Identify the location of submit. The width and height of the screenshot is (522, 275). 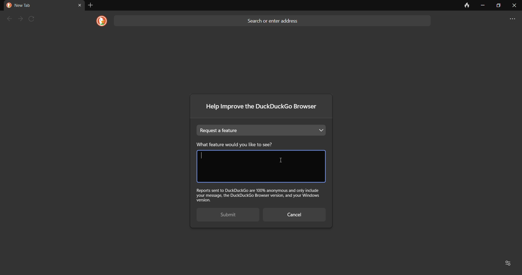
(224, 215).